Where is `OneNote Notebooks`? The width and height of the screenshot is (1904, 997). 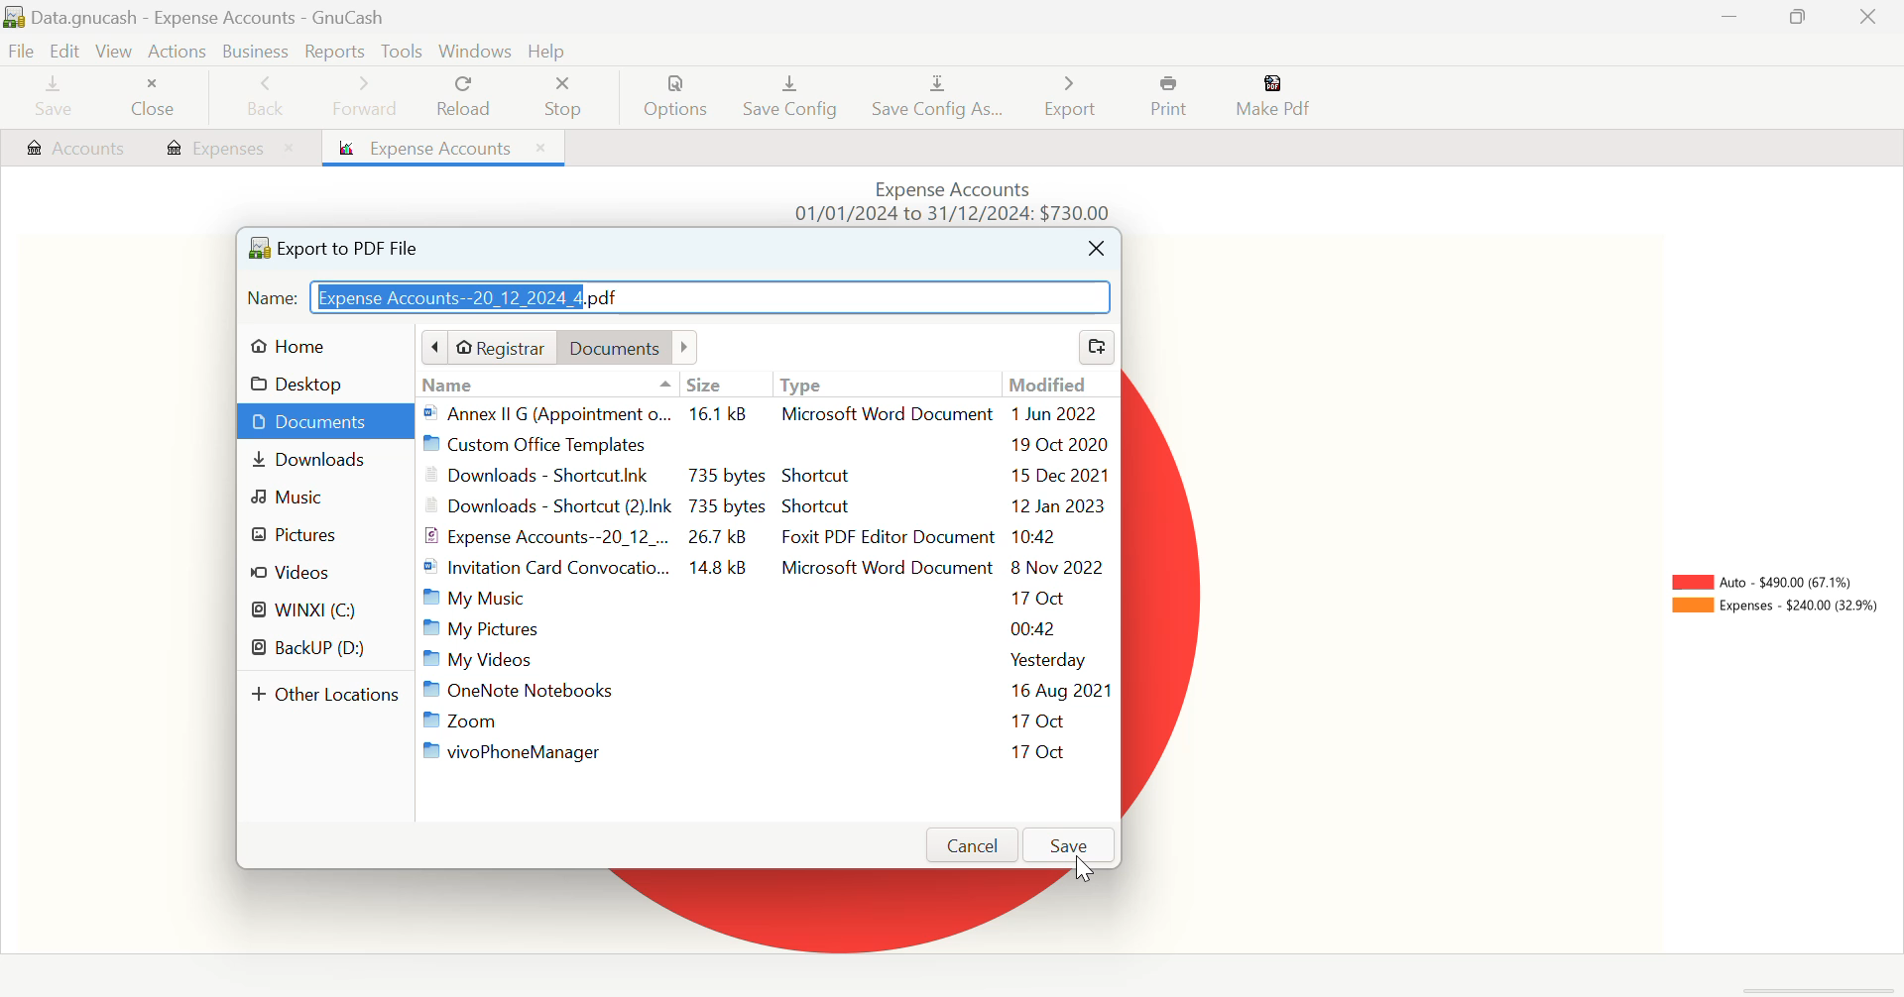 OneNote Notebooks is located at coordinates (771, 692).